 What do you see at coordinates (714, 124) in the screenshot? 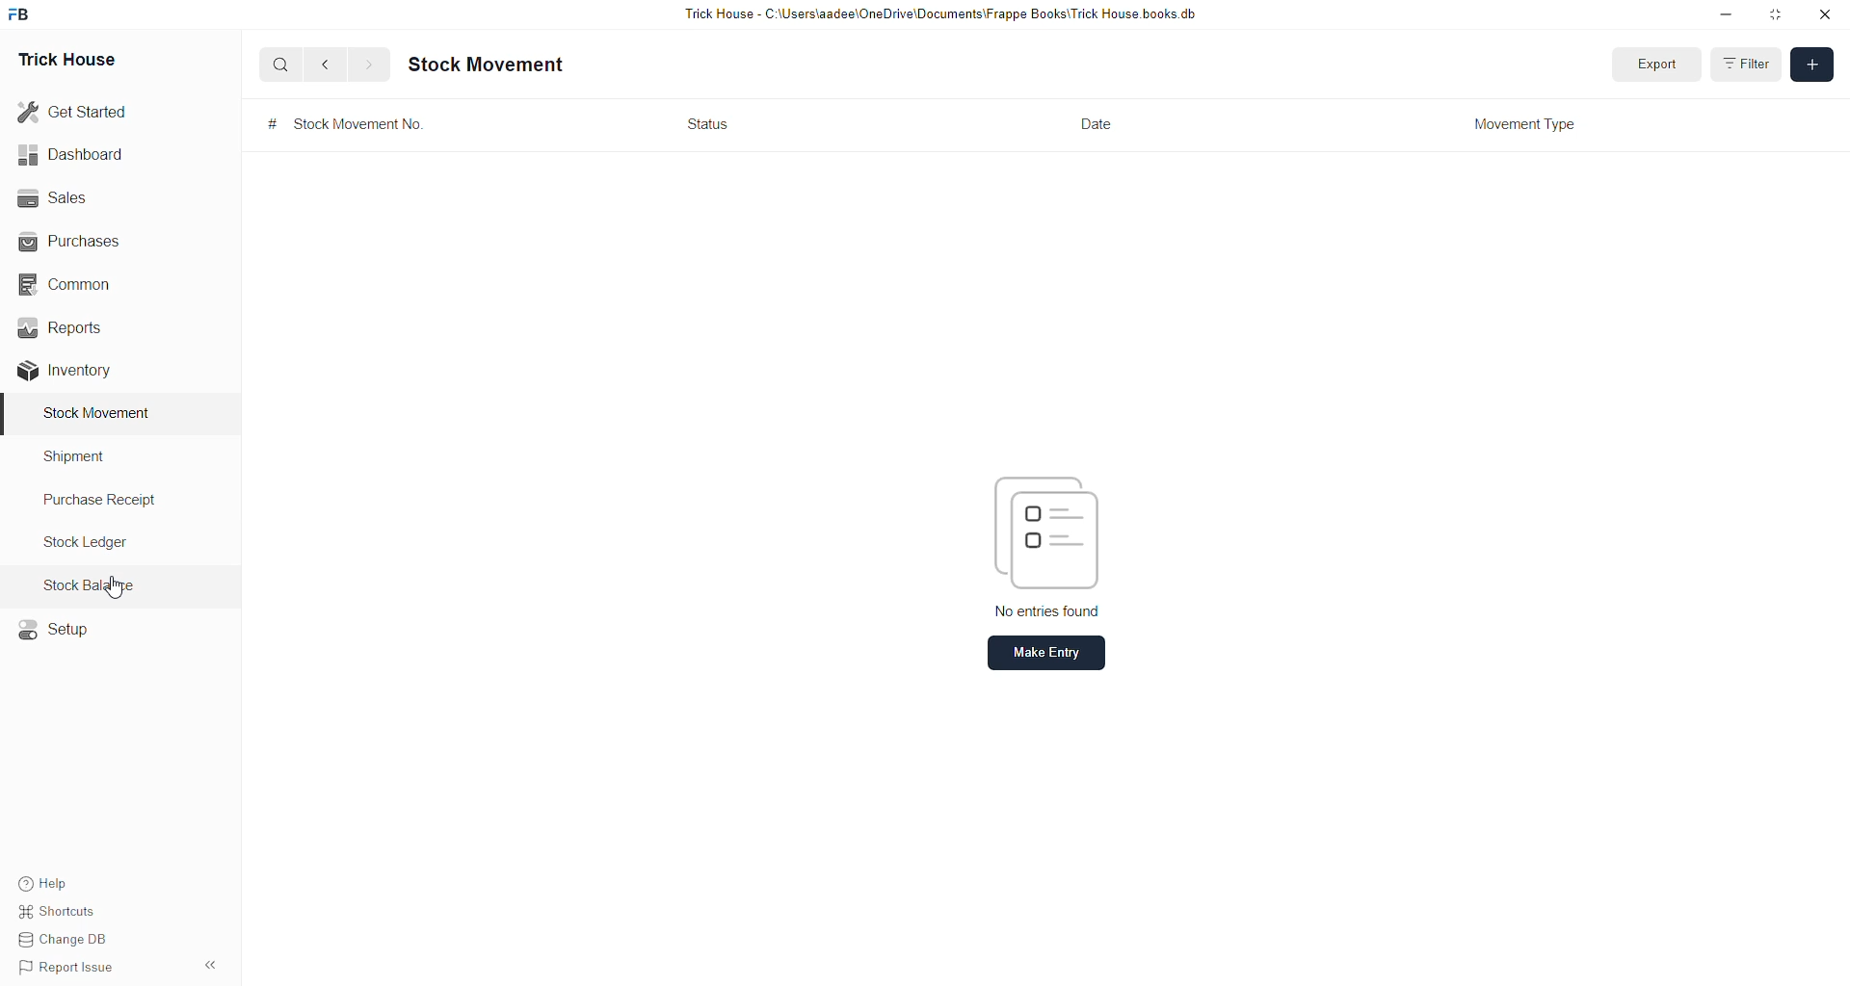
I see `Status` at bounding box center [714, 124].